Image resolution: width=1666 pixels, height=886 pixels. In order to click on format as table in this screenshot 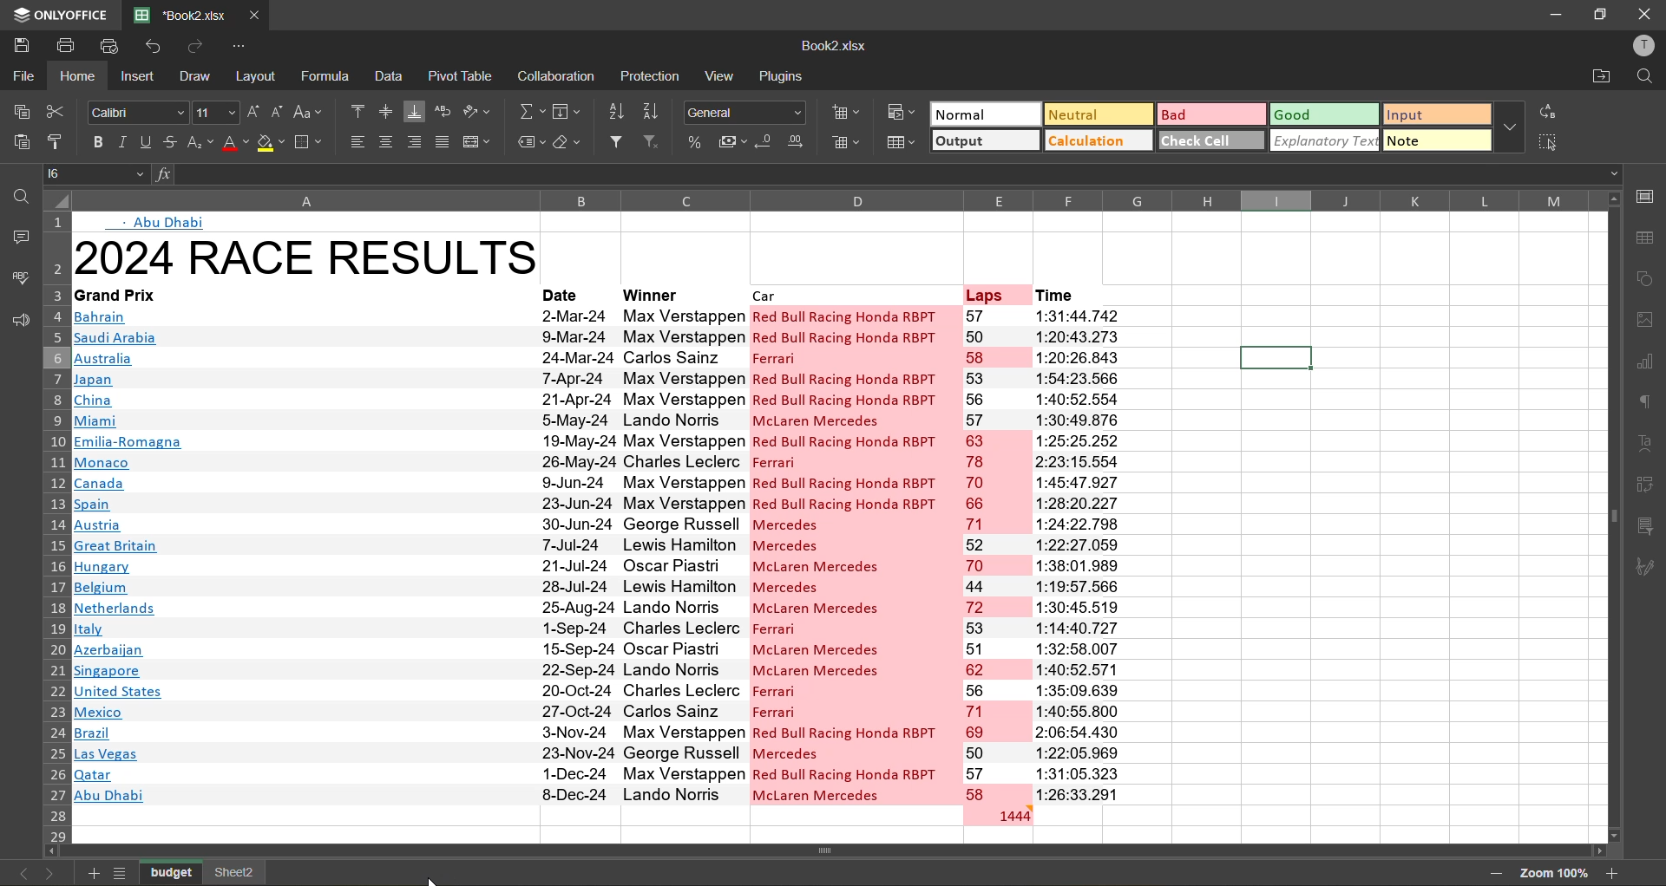, I will do `click(899, 142)`.